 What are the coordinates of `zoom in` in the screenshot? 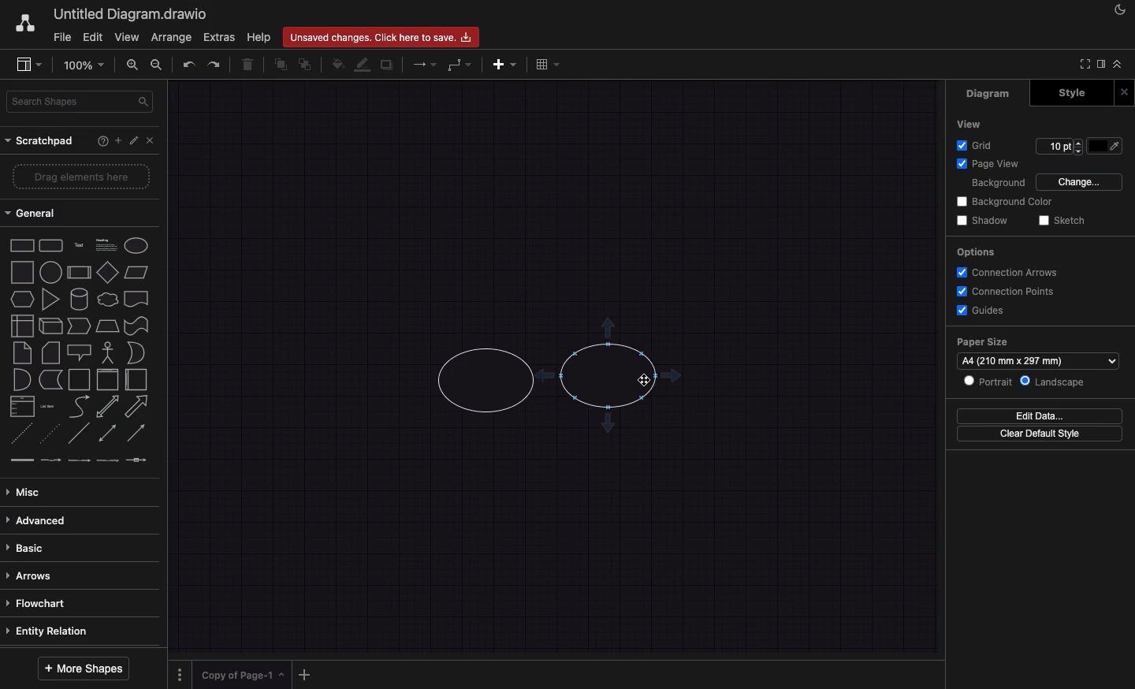 It's located at (129, 65).